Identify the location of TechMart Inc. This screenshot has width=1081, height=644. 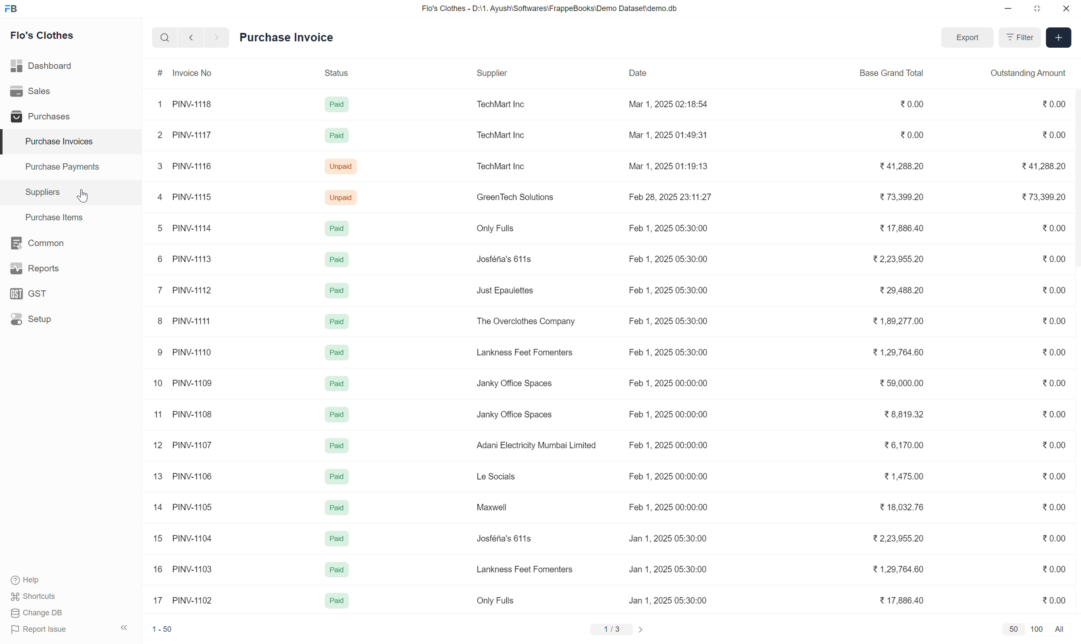
(496, 104).